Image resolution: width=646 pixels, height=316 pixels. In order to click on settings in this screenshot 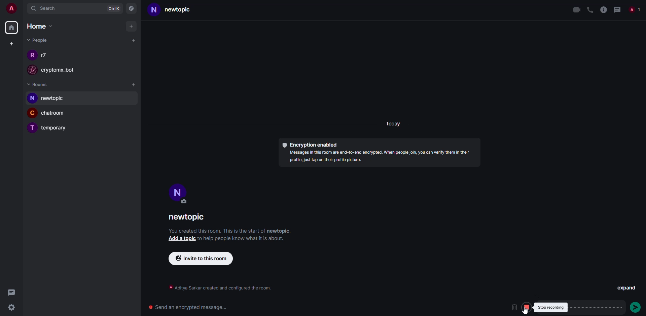, I will do `click(14, 308)`.